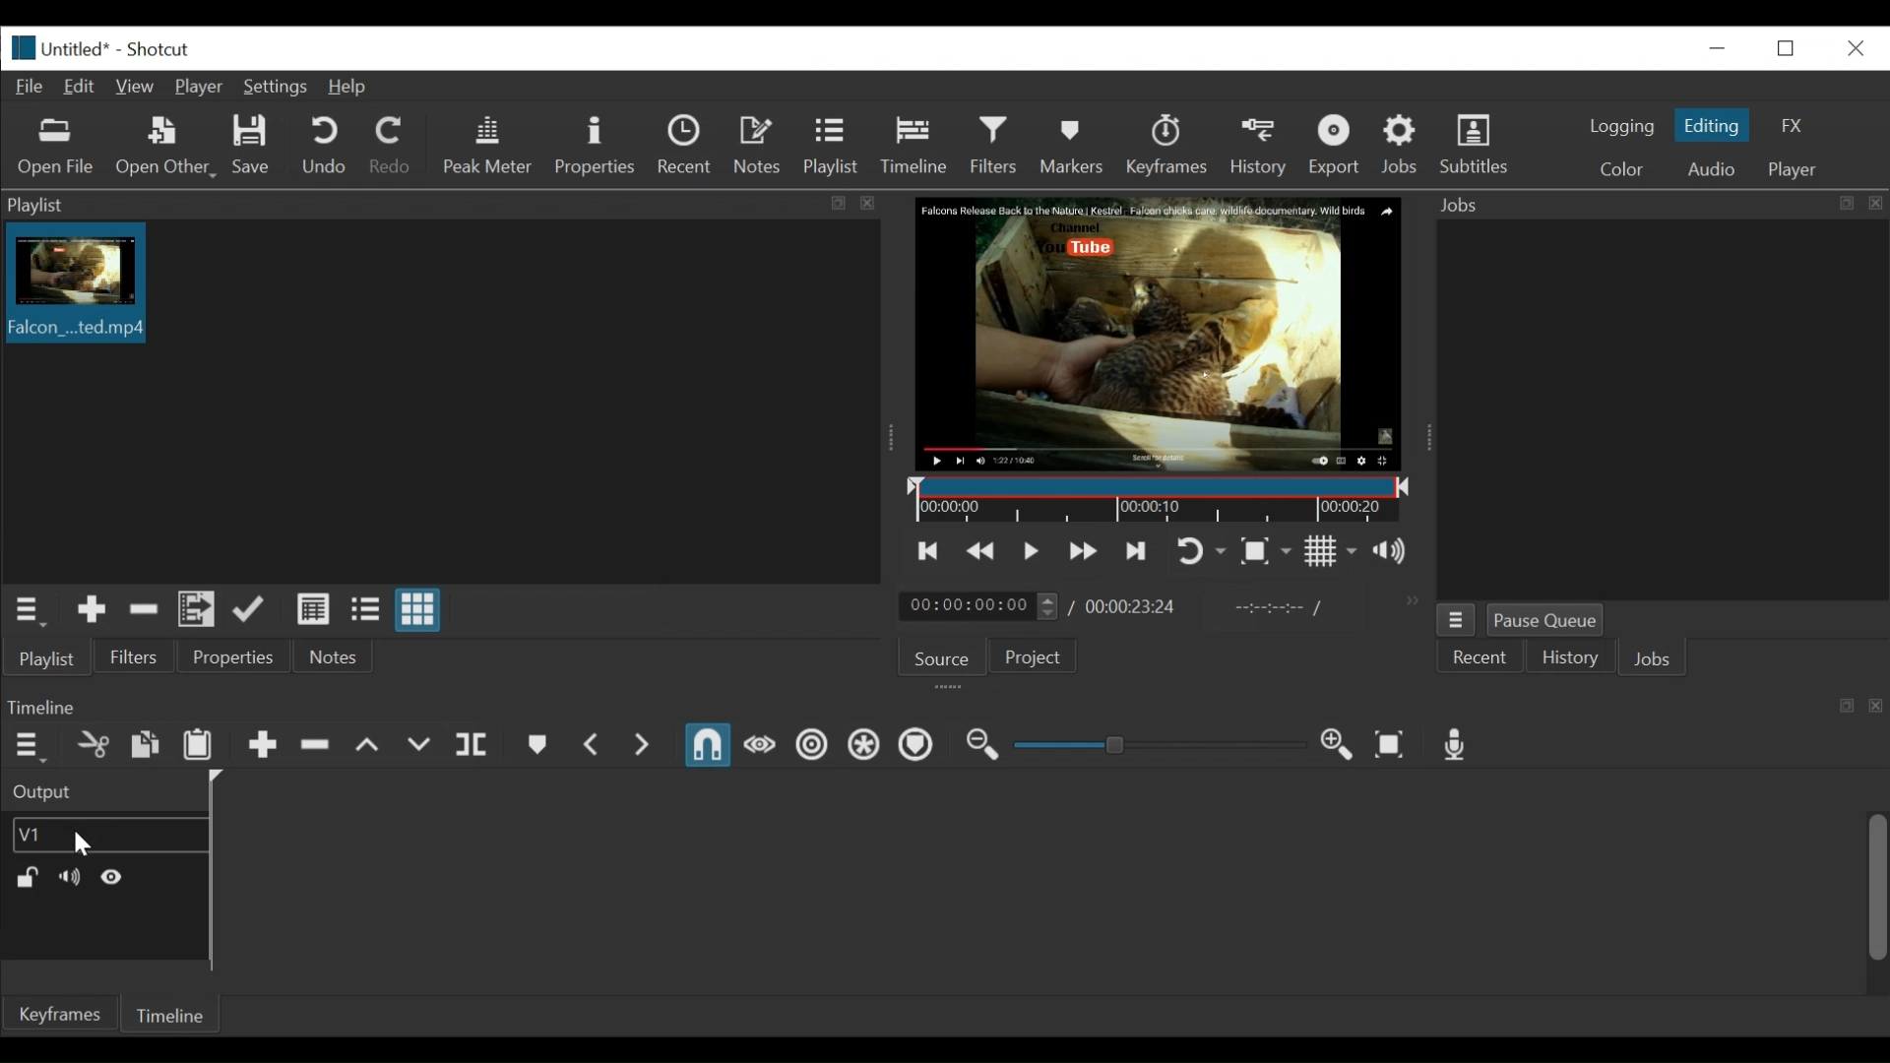 This screenshot has height=1063, width=1890. What do you see at coordinates (1340, 746) in the screenshot?
I see `Zoom Timeline in` at bounding box center [1340, 746].